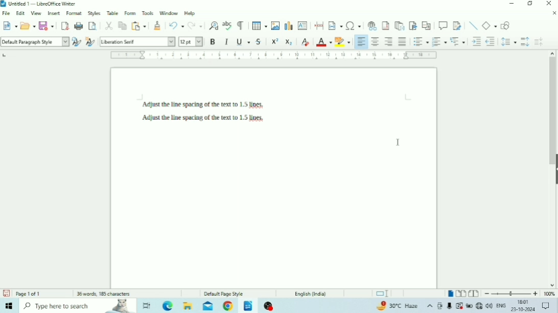  I want to click on Open, so click(28, 25).